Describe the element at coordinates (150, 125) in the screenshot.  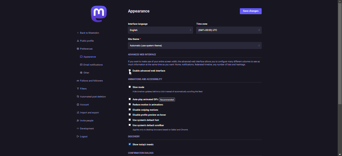
I see `use system's default scrollbar` at that location.